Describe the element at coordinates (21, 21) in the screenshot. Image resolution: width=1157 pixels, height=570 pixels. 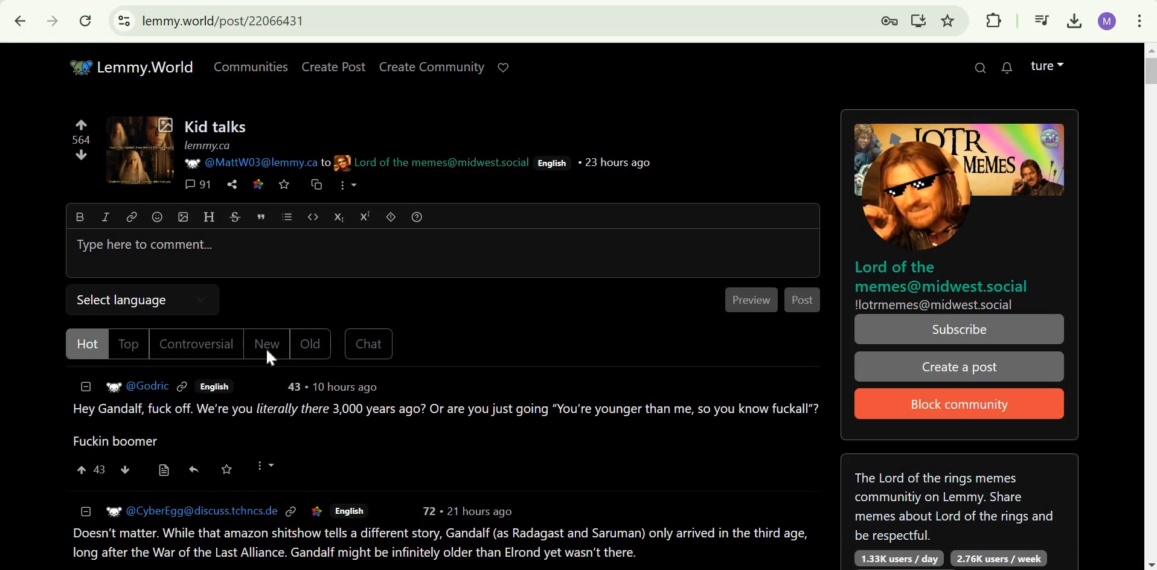
I see `click to go back, hold to see history` at that location.